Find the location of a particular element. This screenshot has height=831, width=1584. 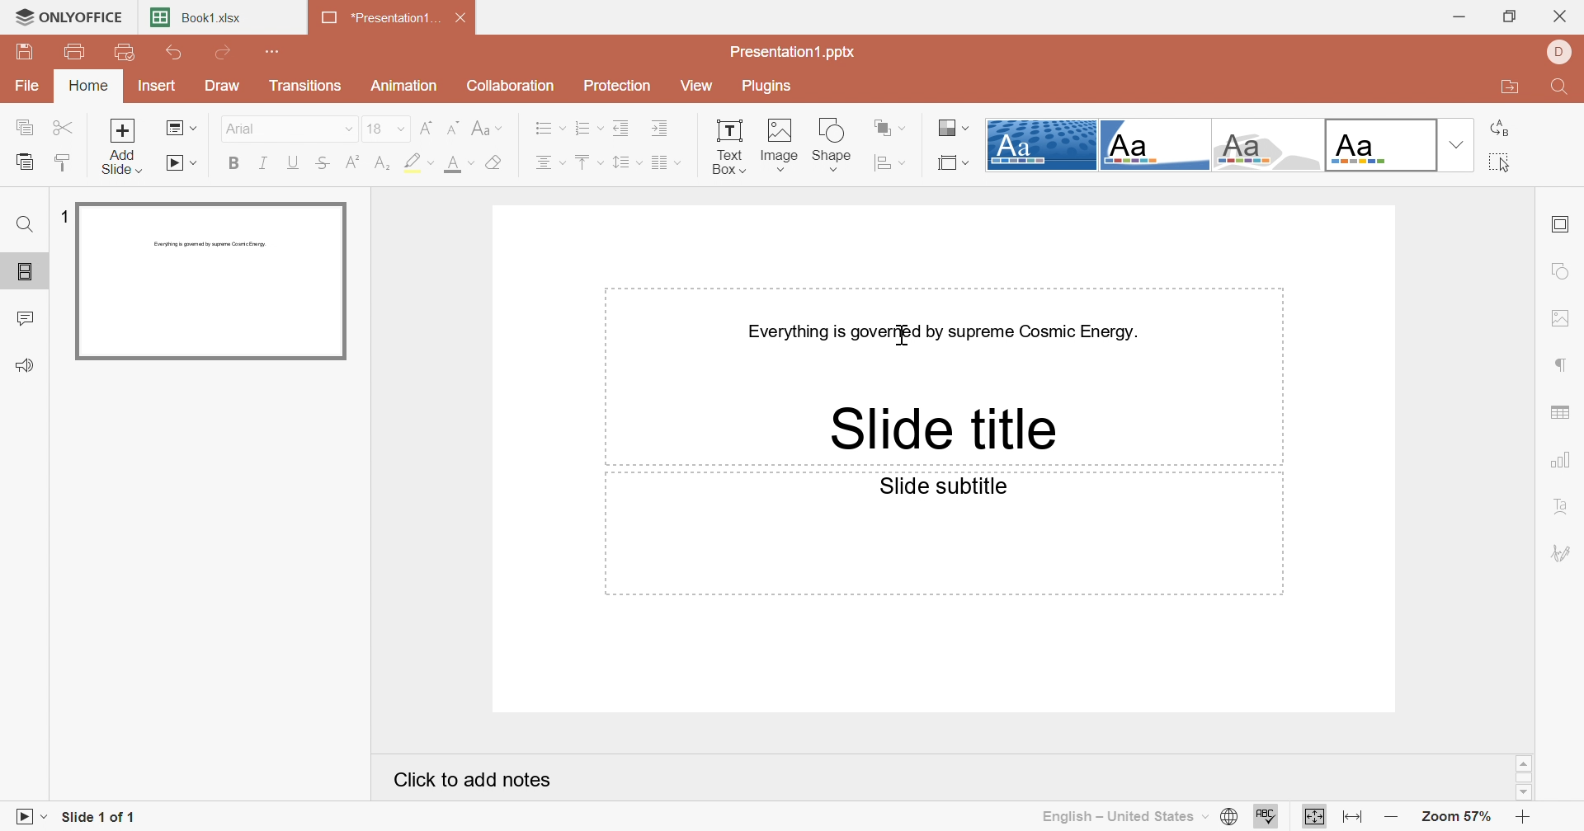

Shape settings is located at coordinates (1565, 268).